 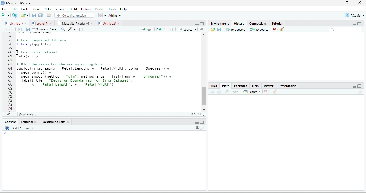 I want to click on maximize, so click(x=202, y=24).